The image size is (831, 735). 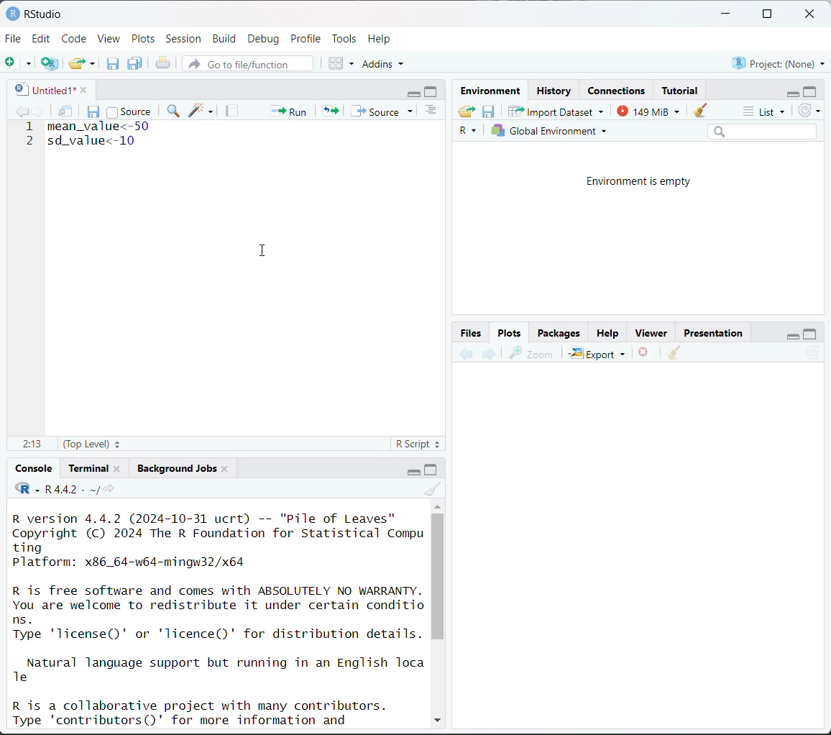 I want to click on Console, so click(x=35, y=468).